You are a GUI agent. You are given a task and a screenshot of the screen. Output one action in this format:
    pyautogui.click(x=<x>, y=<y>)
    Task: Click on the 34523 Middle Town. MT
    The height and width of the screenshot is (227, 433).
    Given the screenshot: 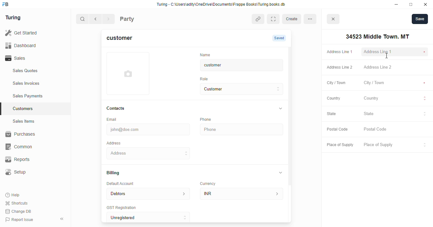 What is the action you would take?
    pyautogui.click(x=149, y=153)
    